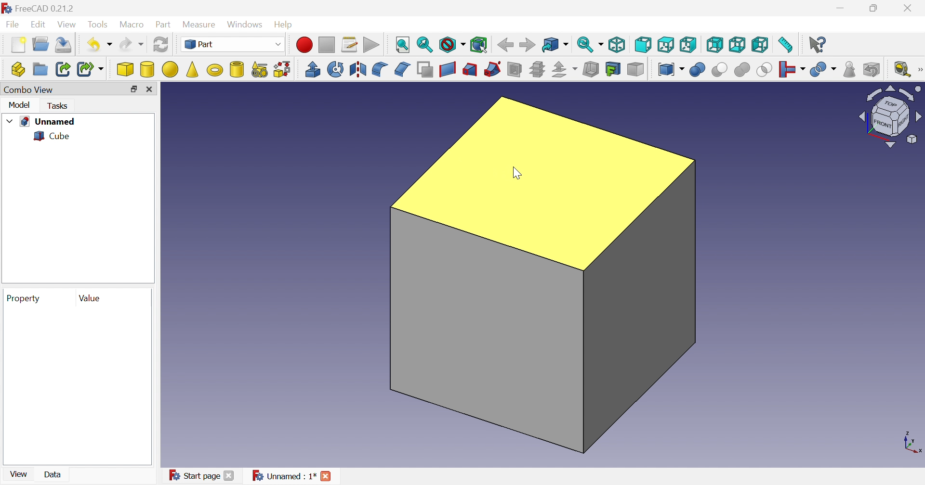 Image resolution: width=925 pixels, height=485 pixels. I want to click on Open, so click(41, 44).